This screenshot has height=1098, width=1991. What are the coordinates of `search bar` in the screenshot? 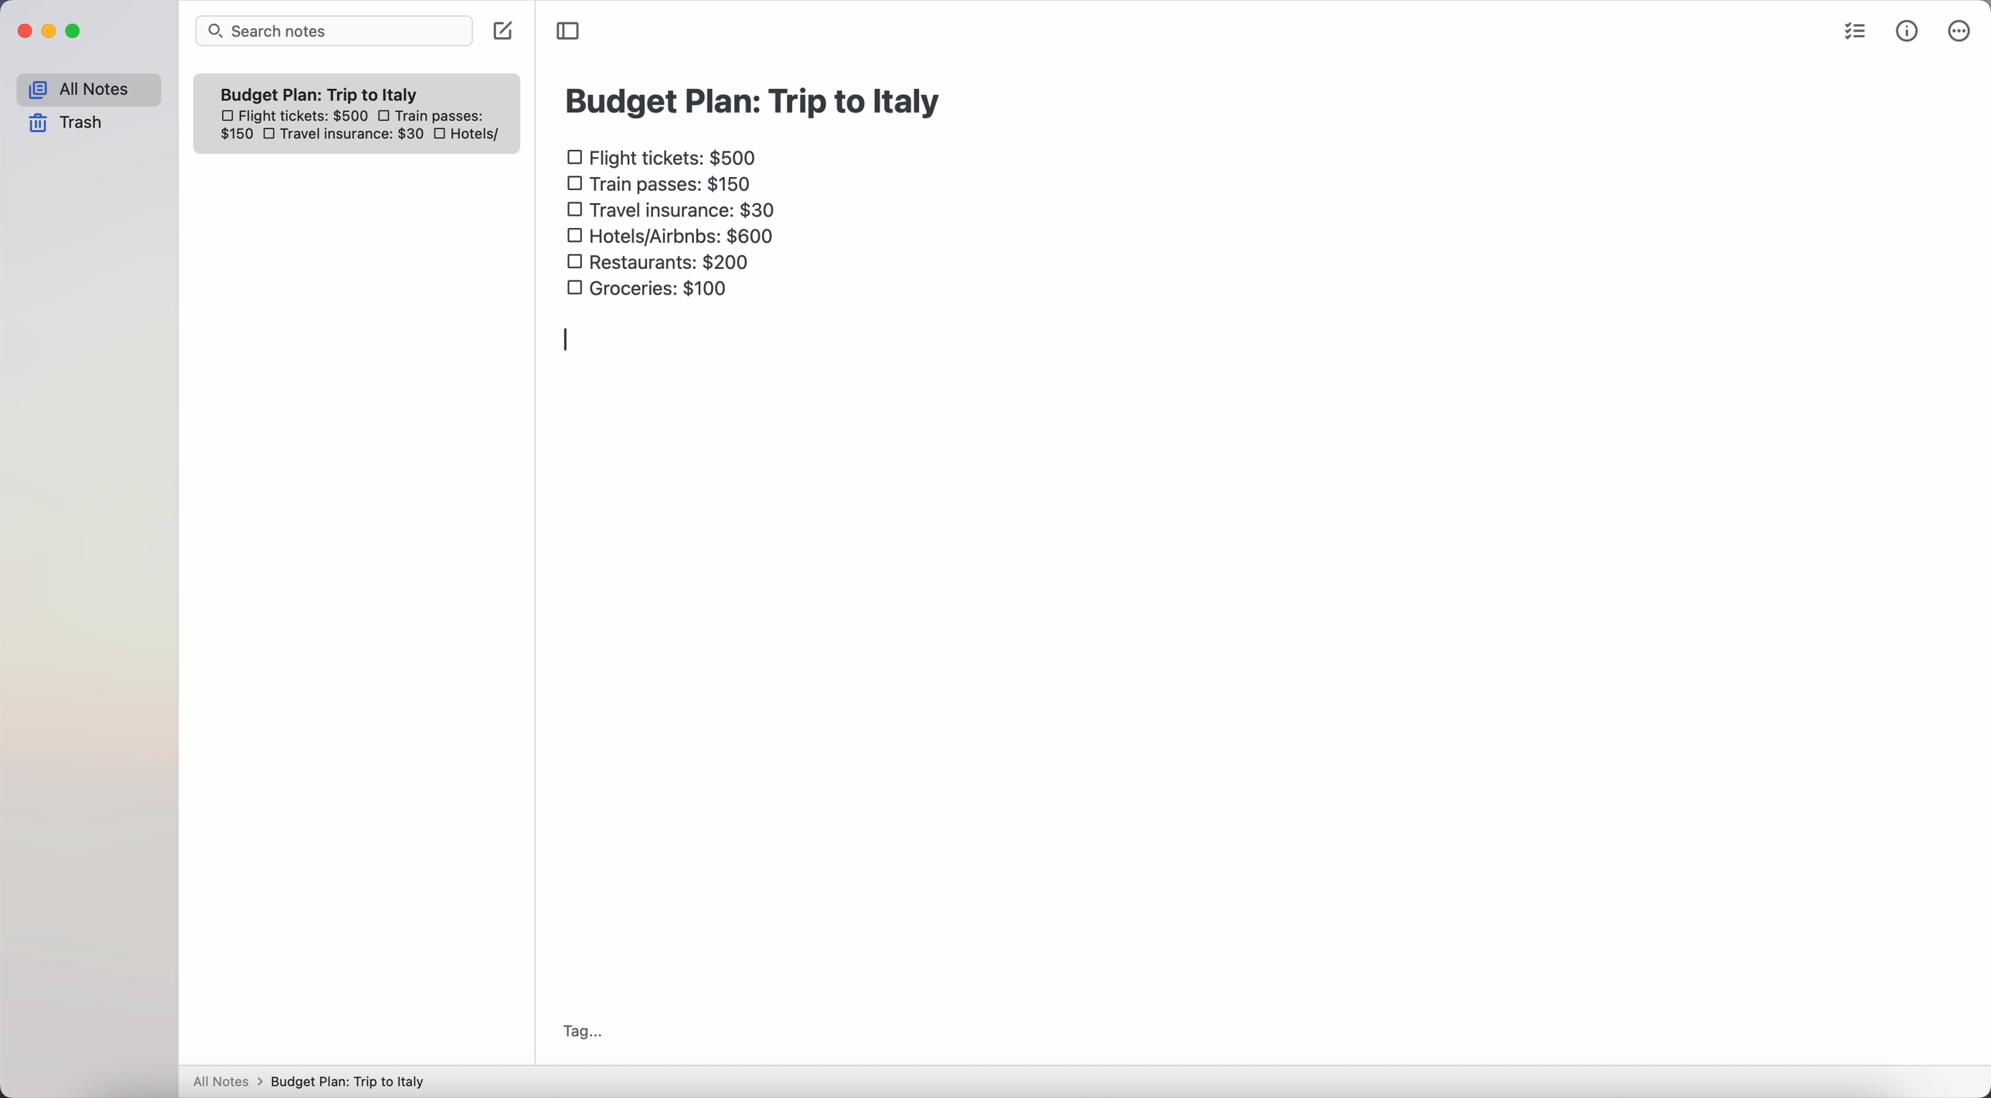 It's located at (334, 31).